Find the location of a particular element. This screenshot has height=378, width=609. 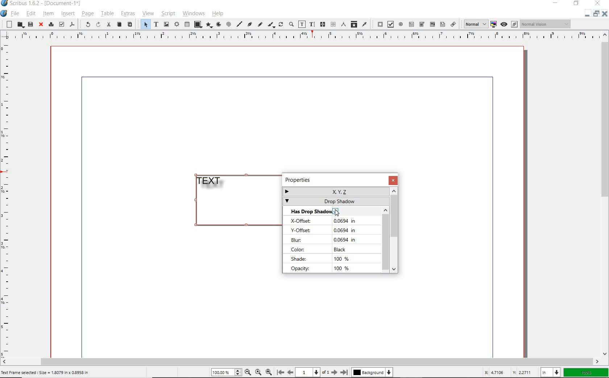

save is located at coordinates (30, 24).